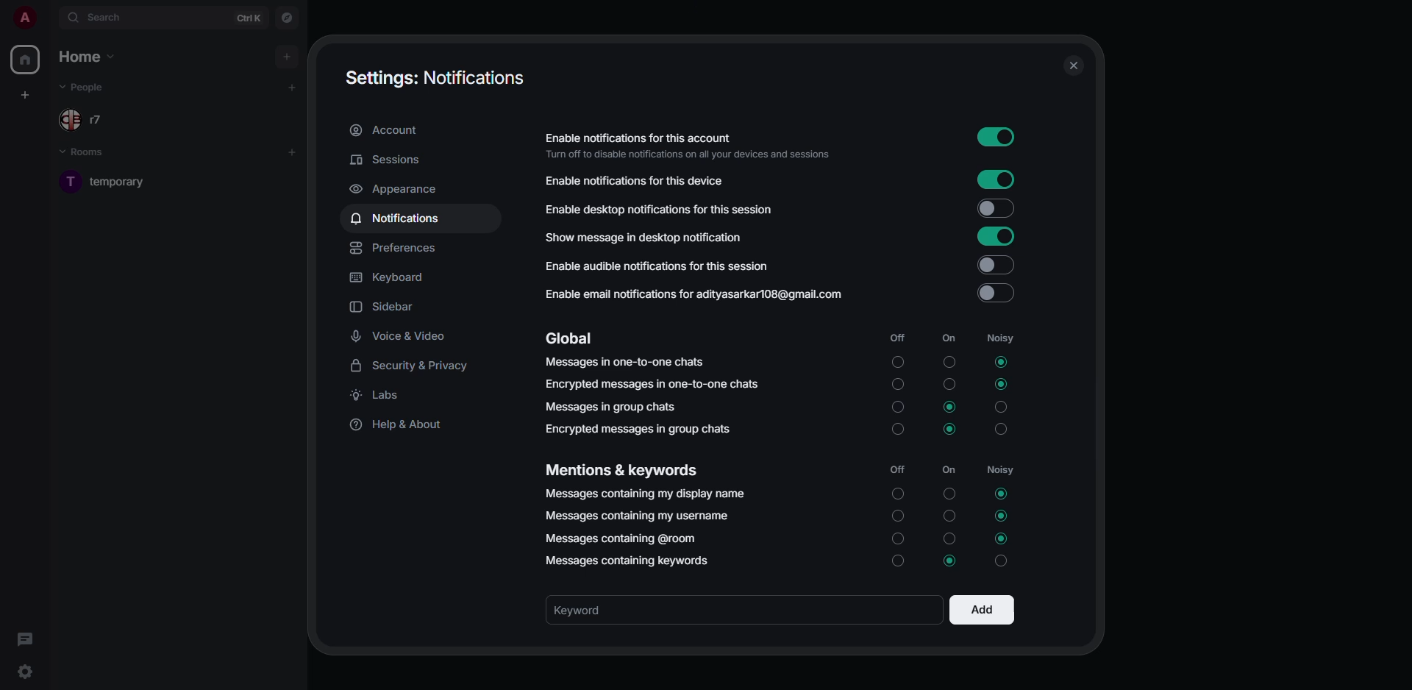  Describe the element at coordinates (288, 20) in the screenshot. I see `navigator` at that location.